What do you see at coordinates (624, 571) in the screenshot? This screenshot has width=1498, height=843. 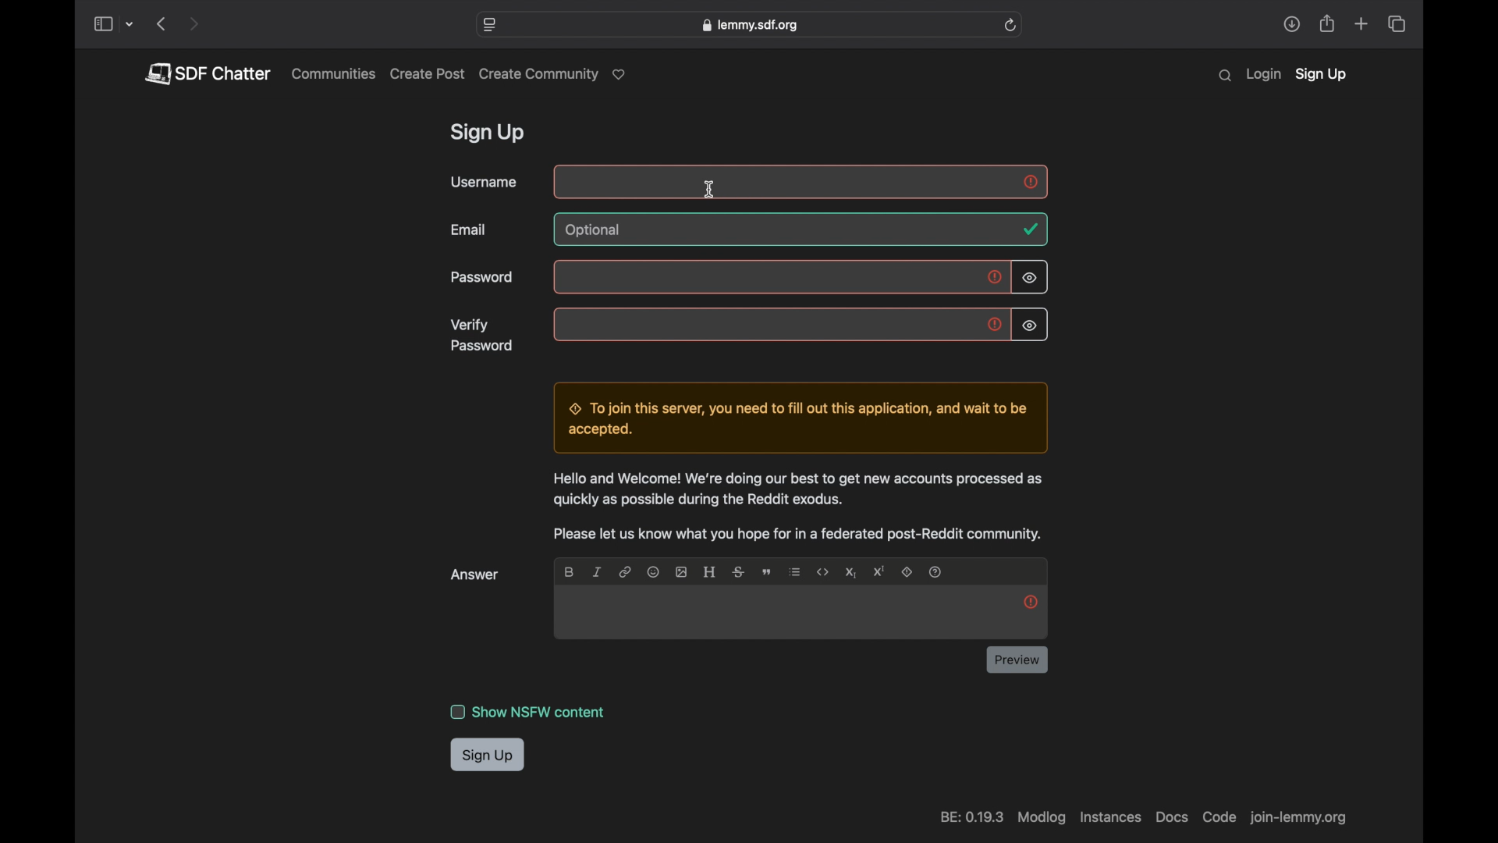 I see `link` at bounding box center [624, 571].